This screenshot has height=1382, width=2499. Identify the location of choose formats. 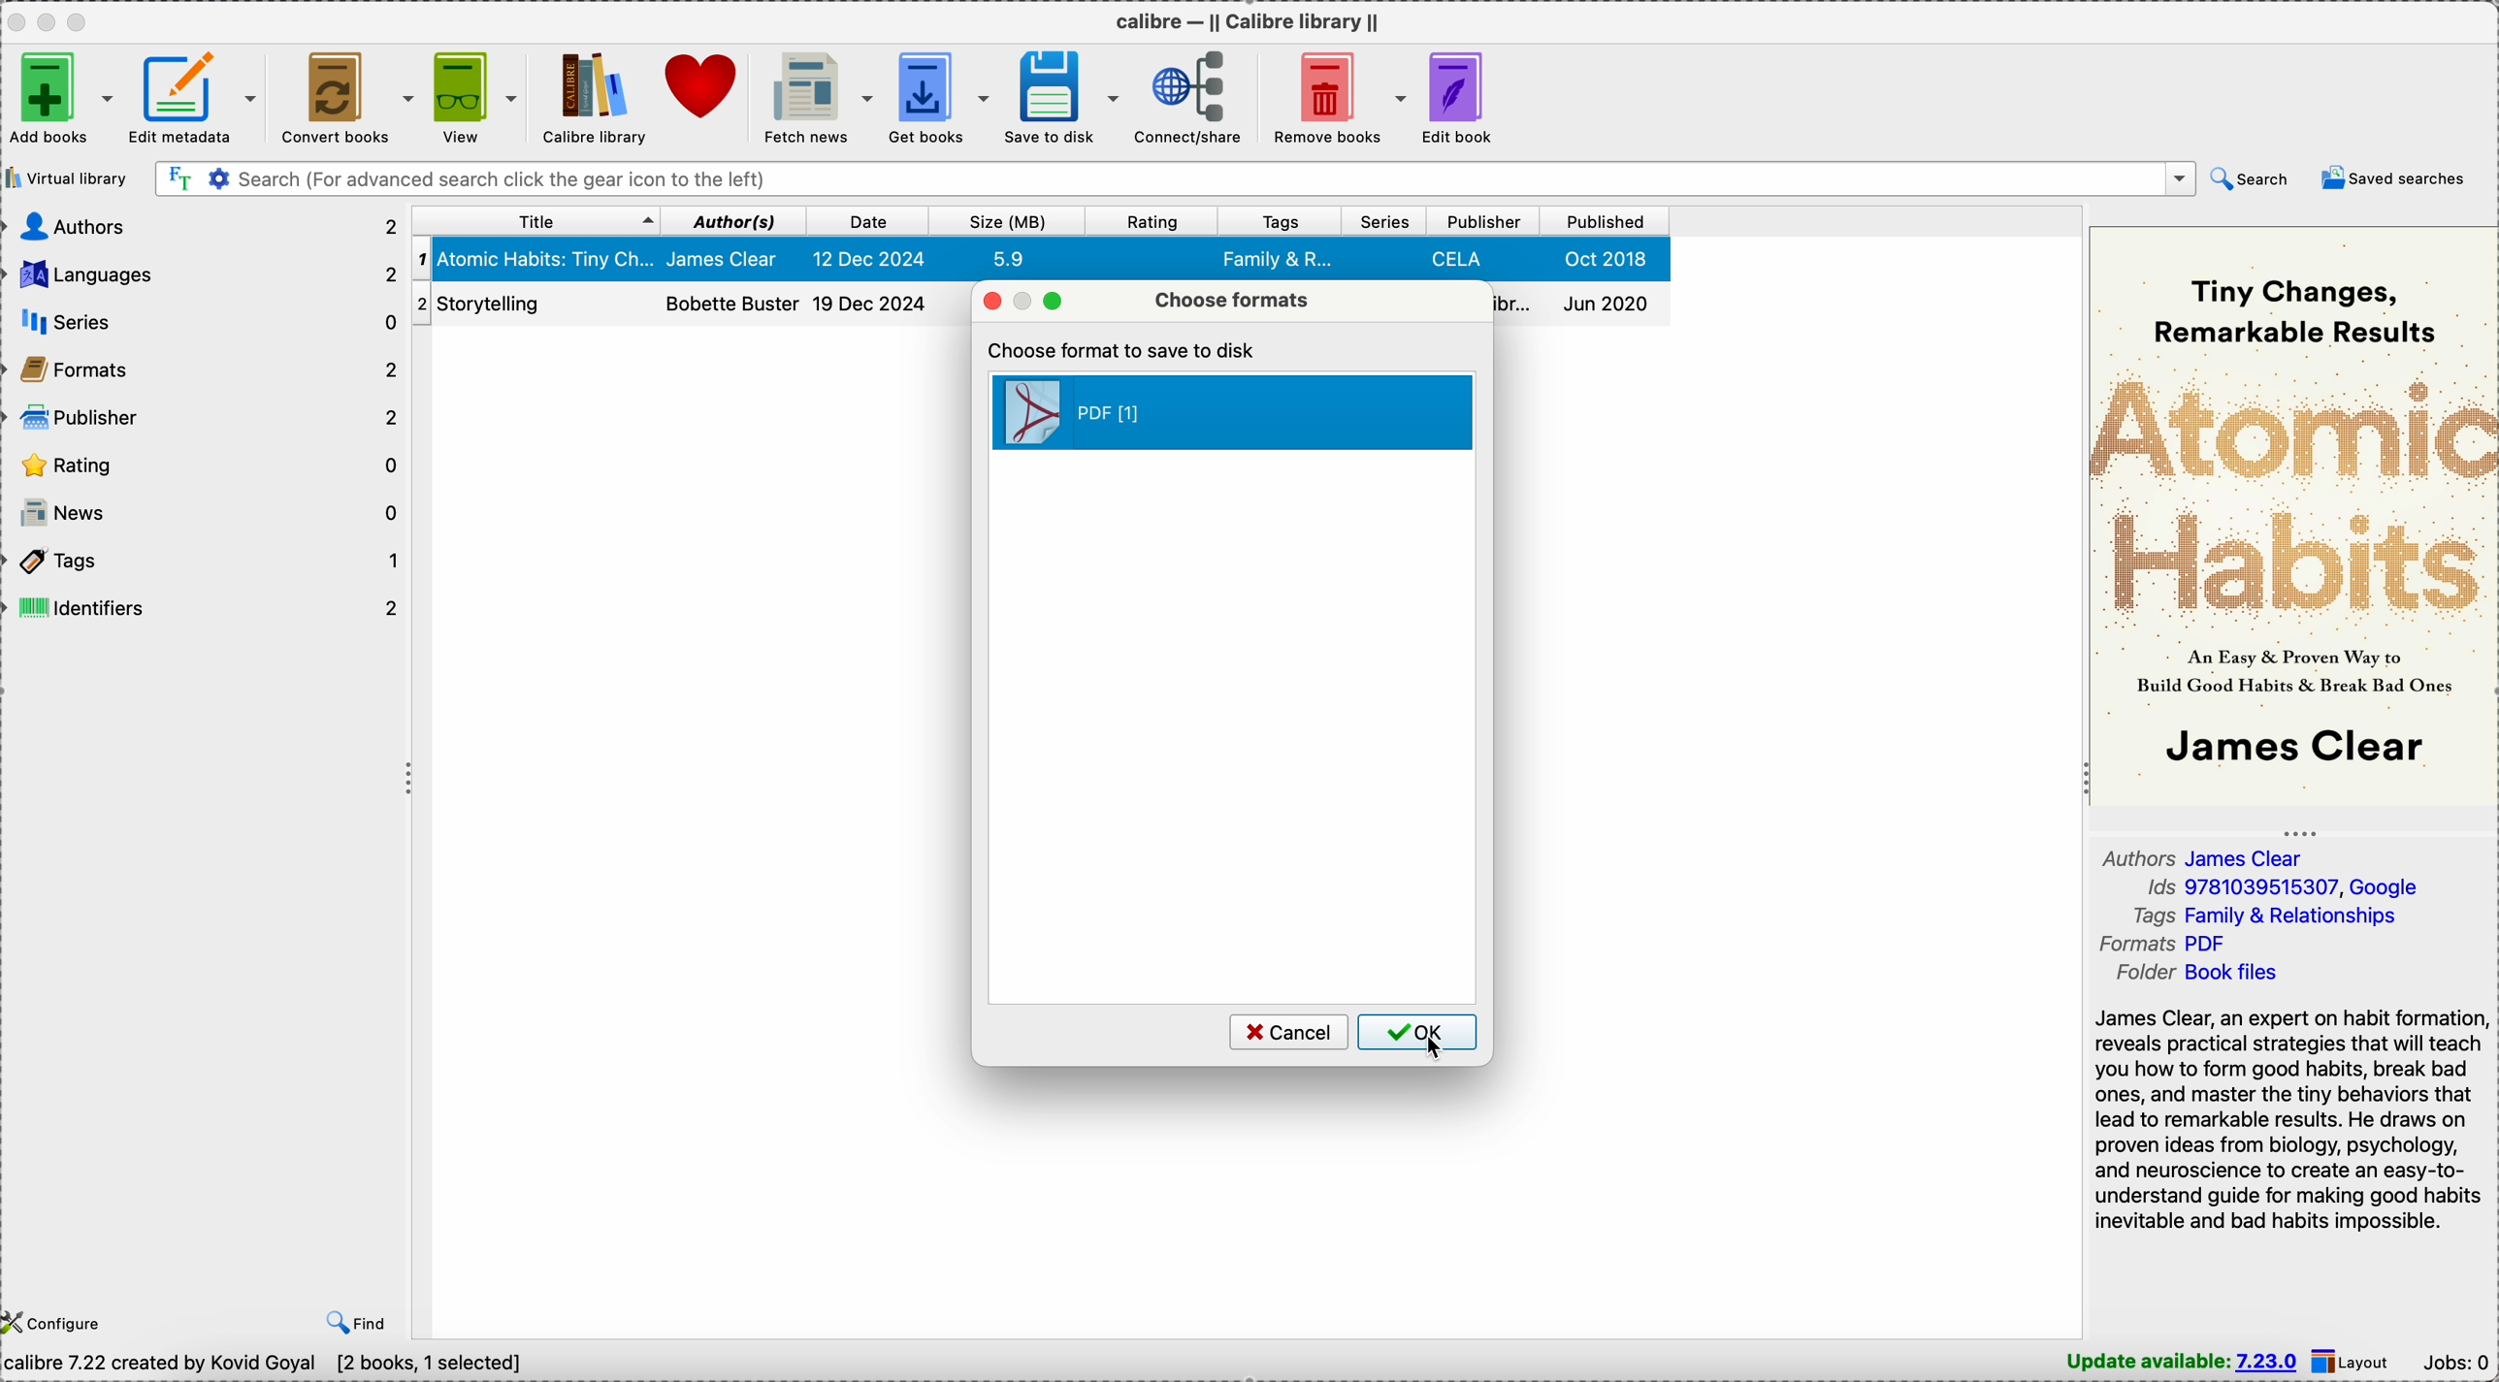
(1231, 299).